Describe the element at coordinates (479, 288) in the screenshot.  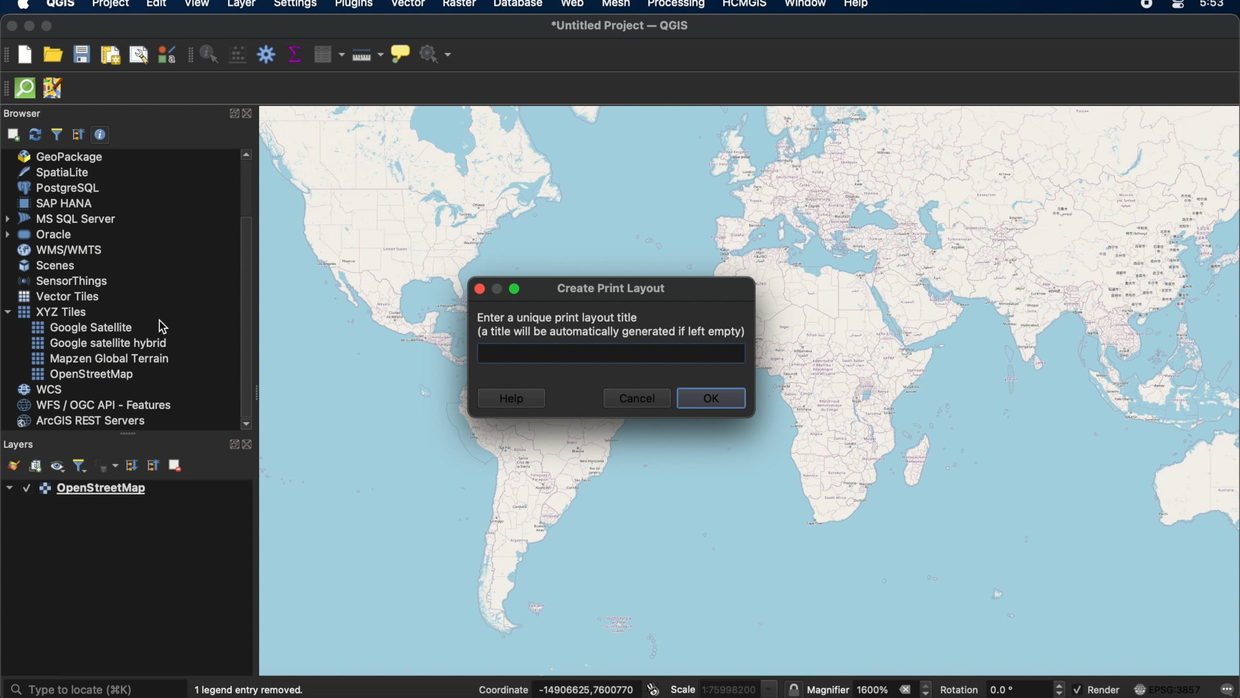
I see `close` at that location.